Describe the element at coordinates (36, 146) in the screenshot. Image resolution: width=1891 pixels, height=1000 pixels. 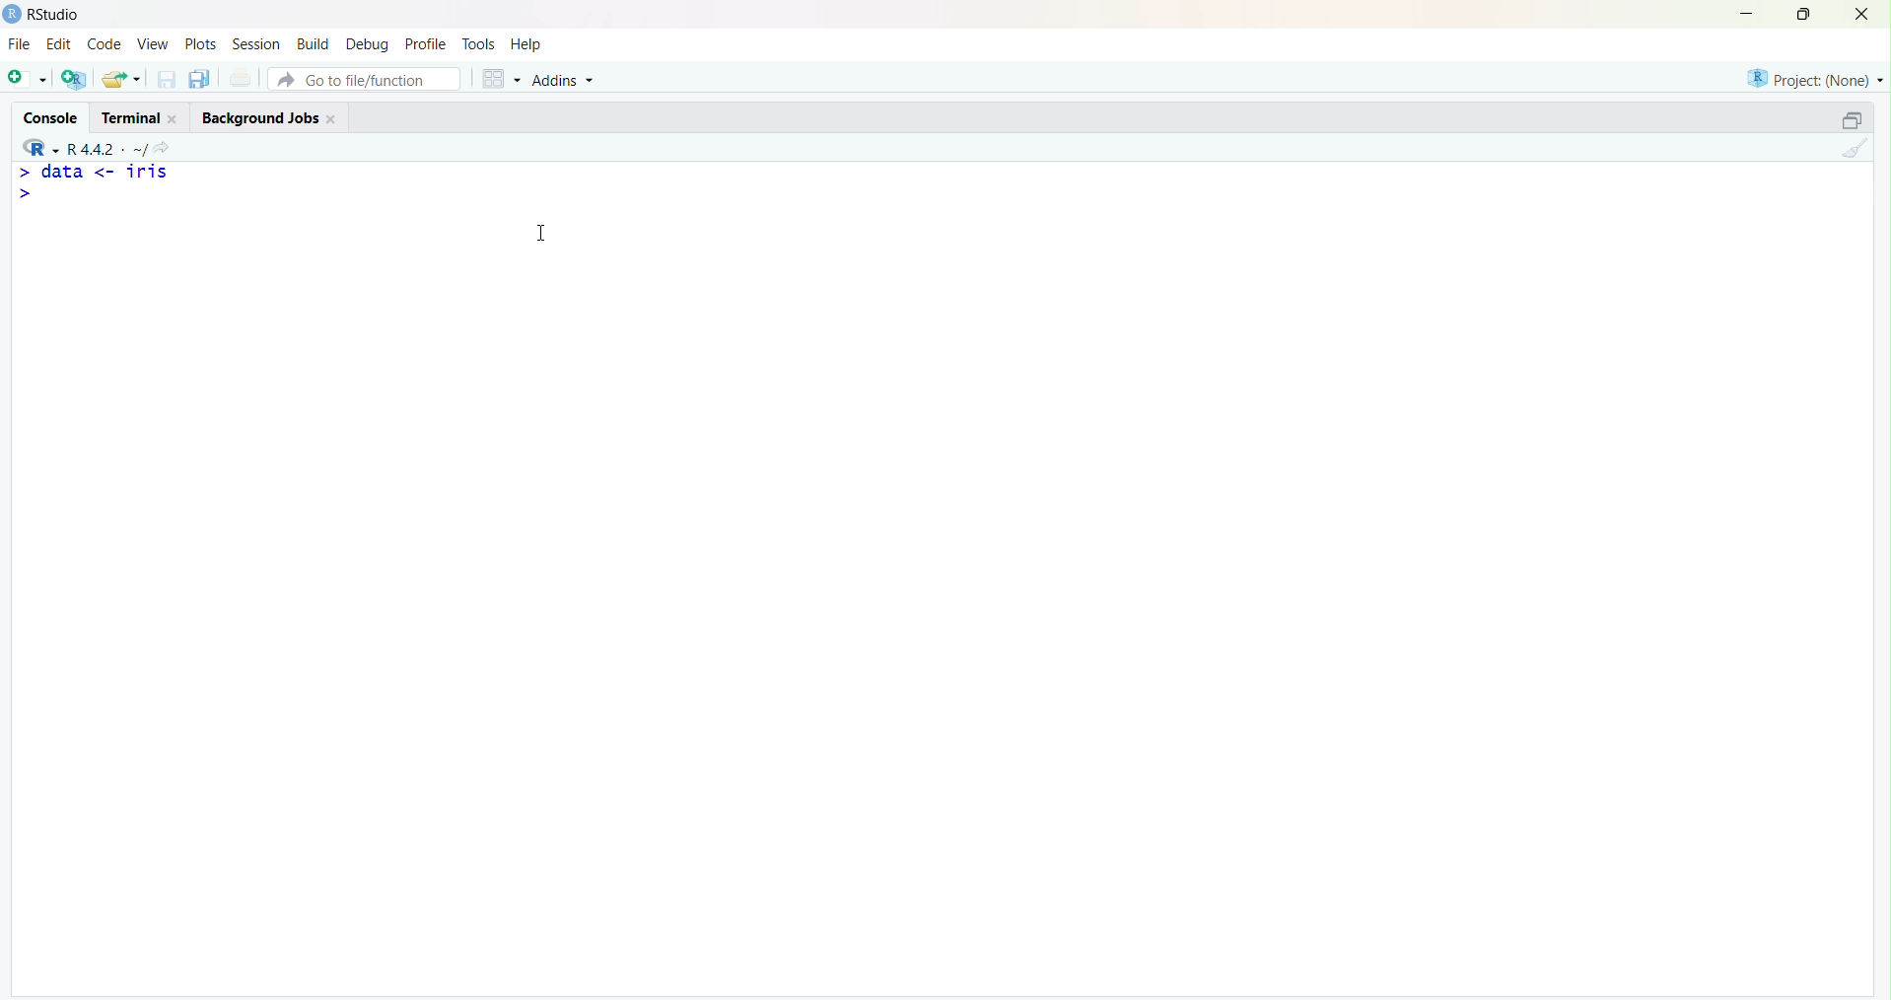
I see `RStudio logo` at that location.